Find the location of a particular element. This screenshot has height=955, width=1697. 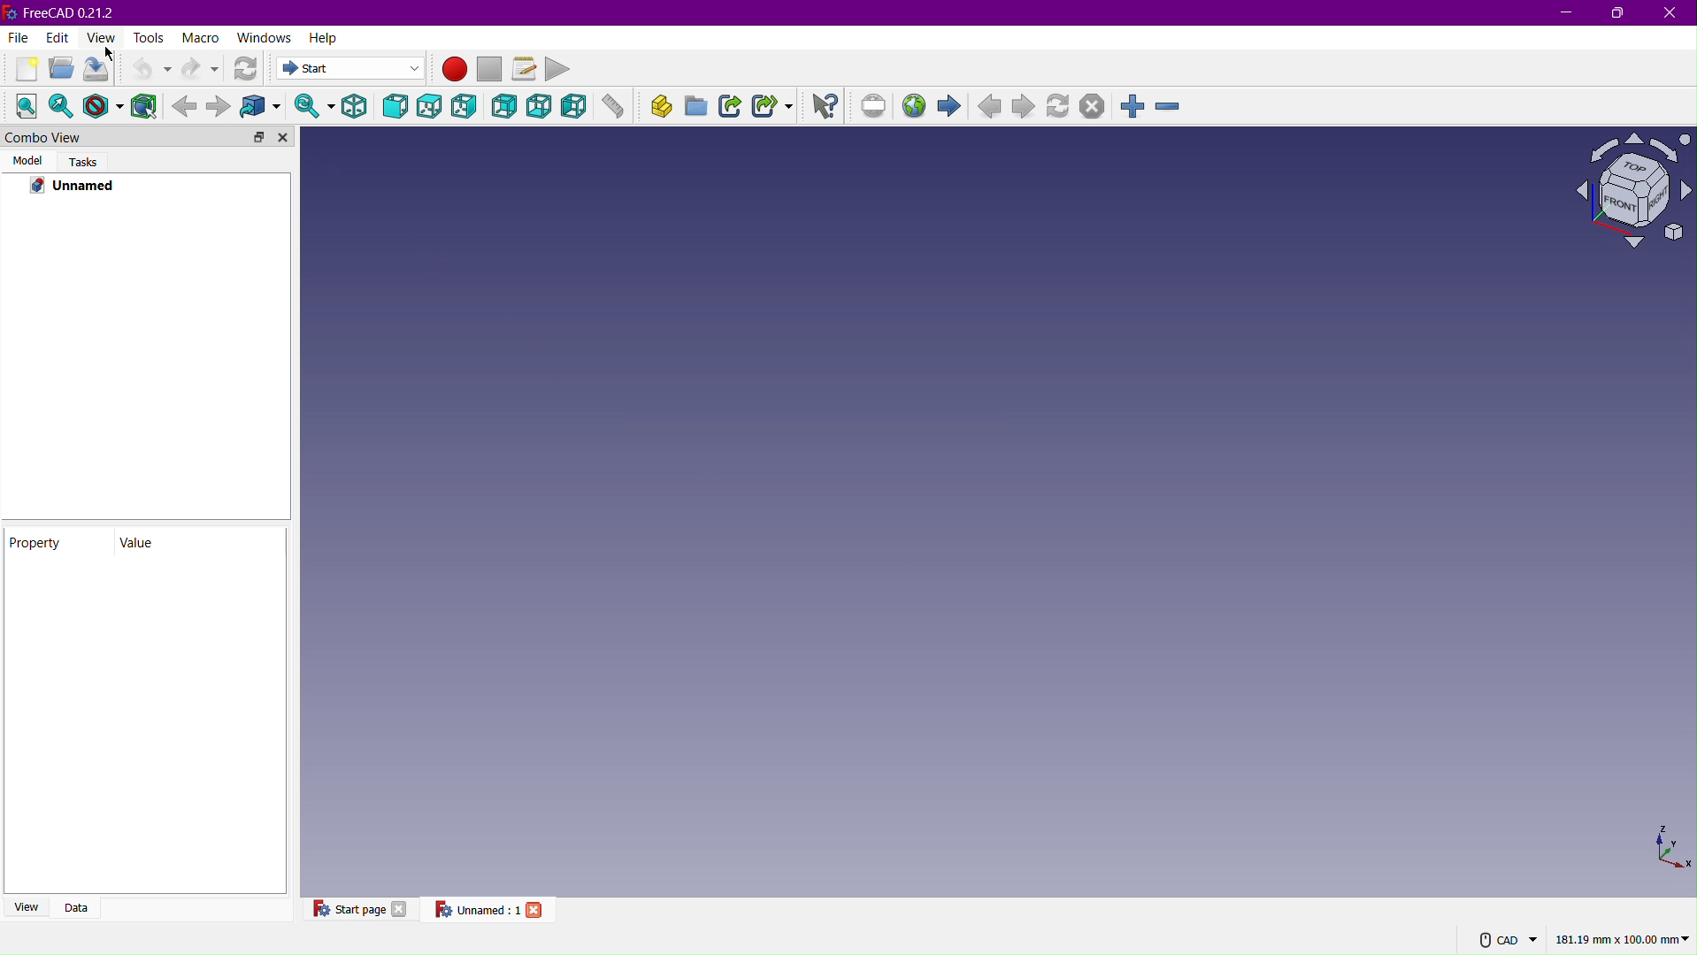

Create group is located at coordinates (695, 108).